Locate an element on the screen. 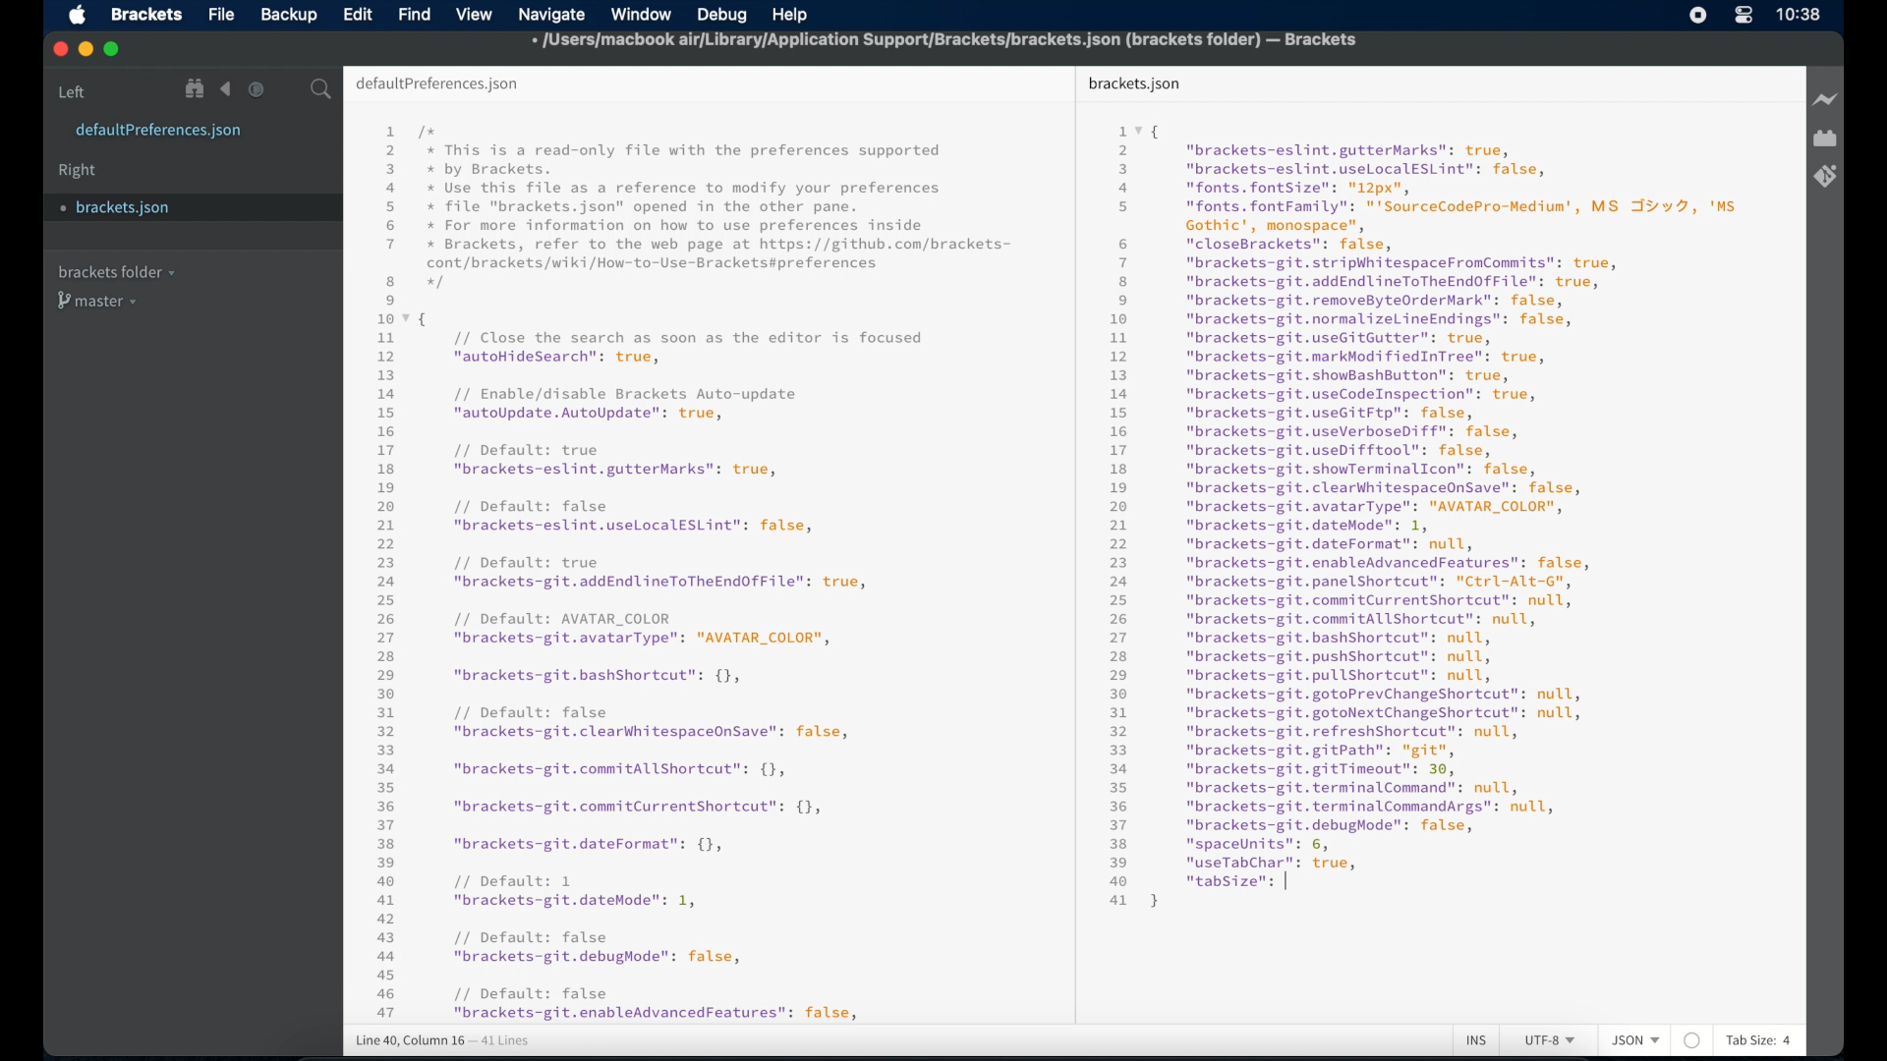 This screenshot has width=1887, height=1061. time is located at coordinates (1799, 14).